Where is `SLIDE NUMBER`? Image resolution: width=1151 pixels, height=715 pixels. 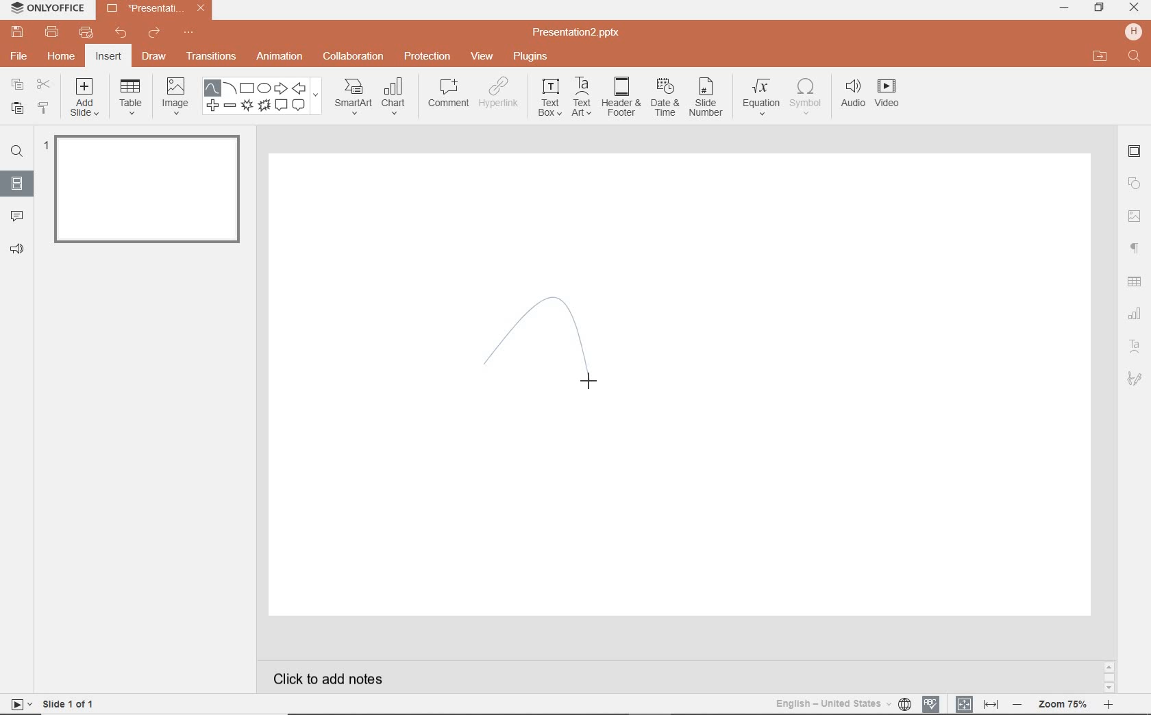
SLIDE NUMBER is located at coordinates (706, 101).